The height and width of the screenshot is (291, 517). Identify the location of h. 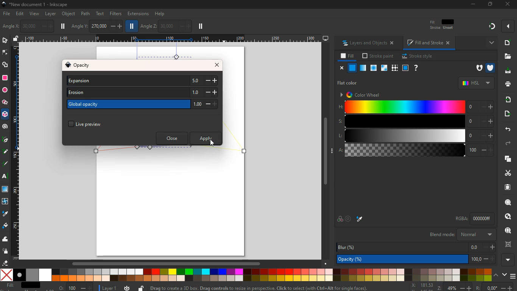
(416, 107).